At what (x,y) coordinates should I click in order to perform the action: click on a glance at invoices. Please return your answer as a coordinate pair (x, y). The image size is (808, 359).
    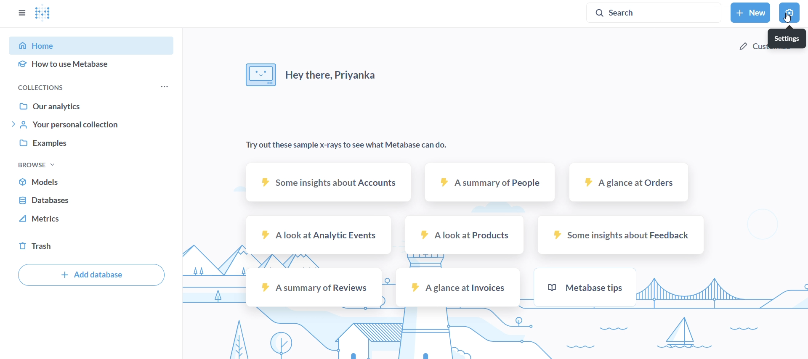
    Looking at the image, I should click on (457, 288).